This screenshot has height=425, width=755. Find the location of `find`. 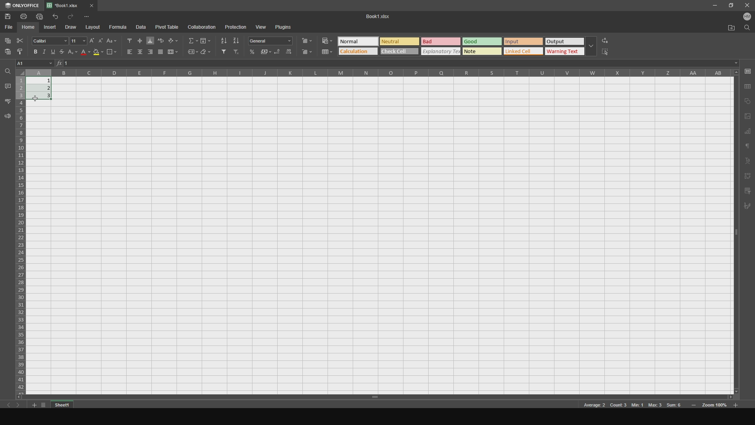

find is located at coordinates (7, 72).